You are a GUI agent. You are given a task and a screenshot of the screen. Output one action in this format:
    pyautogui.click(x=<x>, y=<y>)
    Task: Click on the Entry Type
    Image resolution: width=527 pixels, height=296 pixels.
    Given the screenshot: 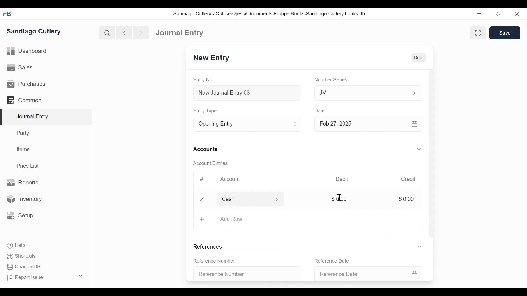 What is the action you would take?
    pyautogui.click(x=206, y=111)
    